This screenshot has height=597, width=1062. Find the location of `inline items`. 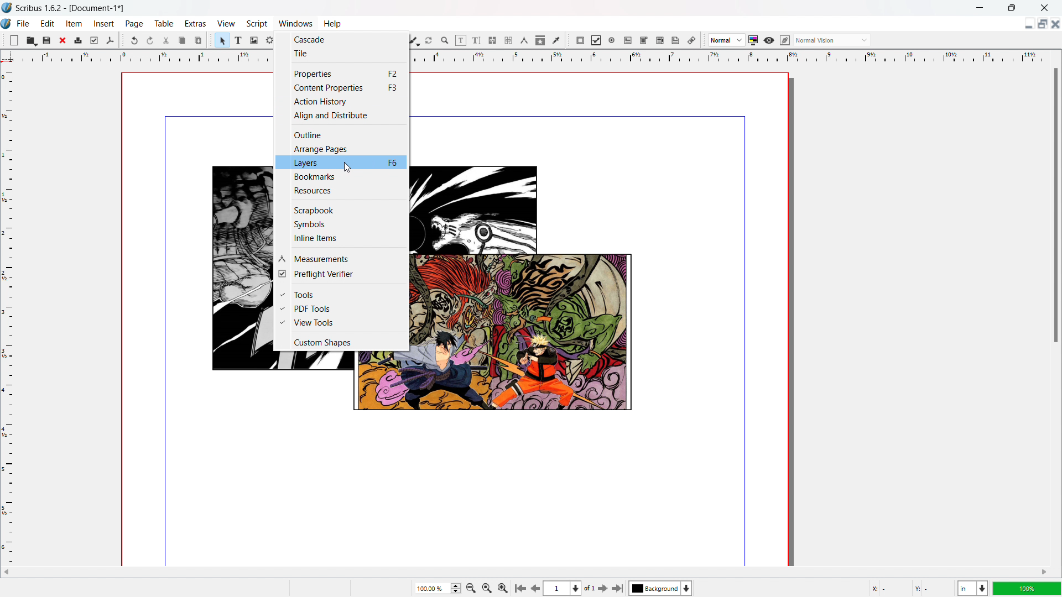

inline items is located at coordinates (342, 238).